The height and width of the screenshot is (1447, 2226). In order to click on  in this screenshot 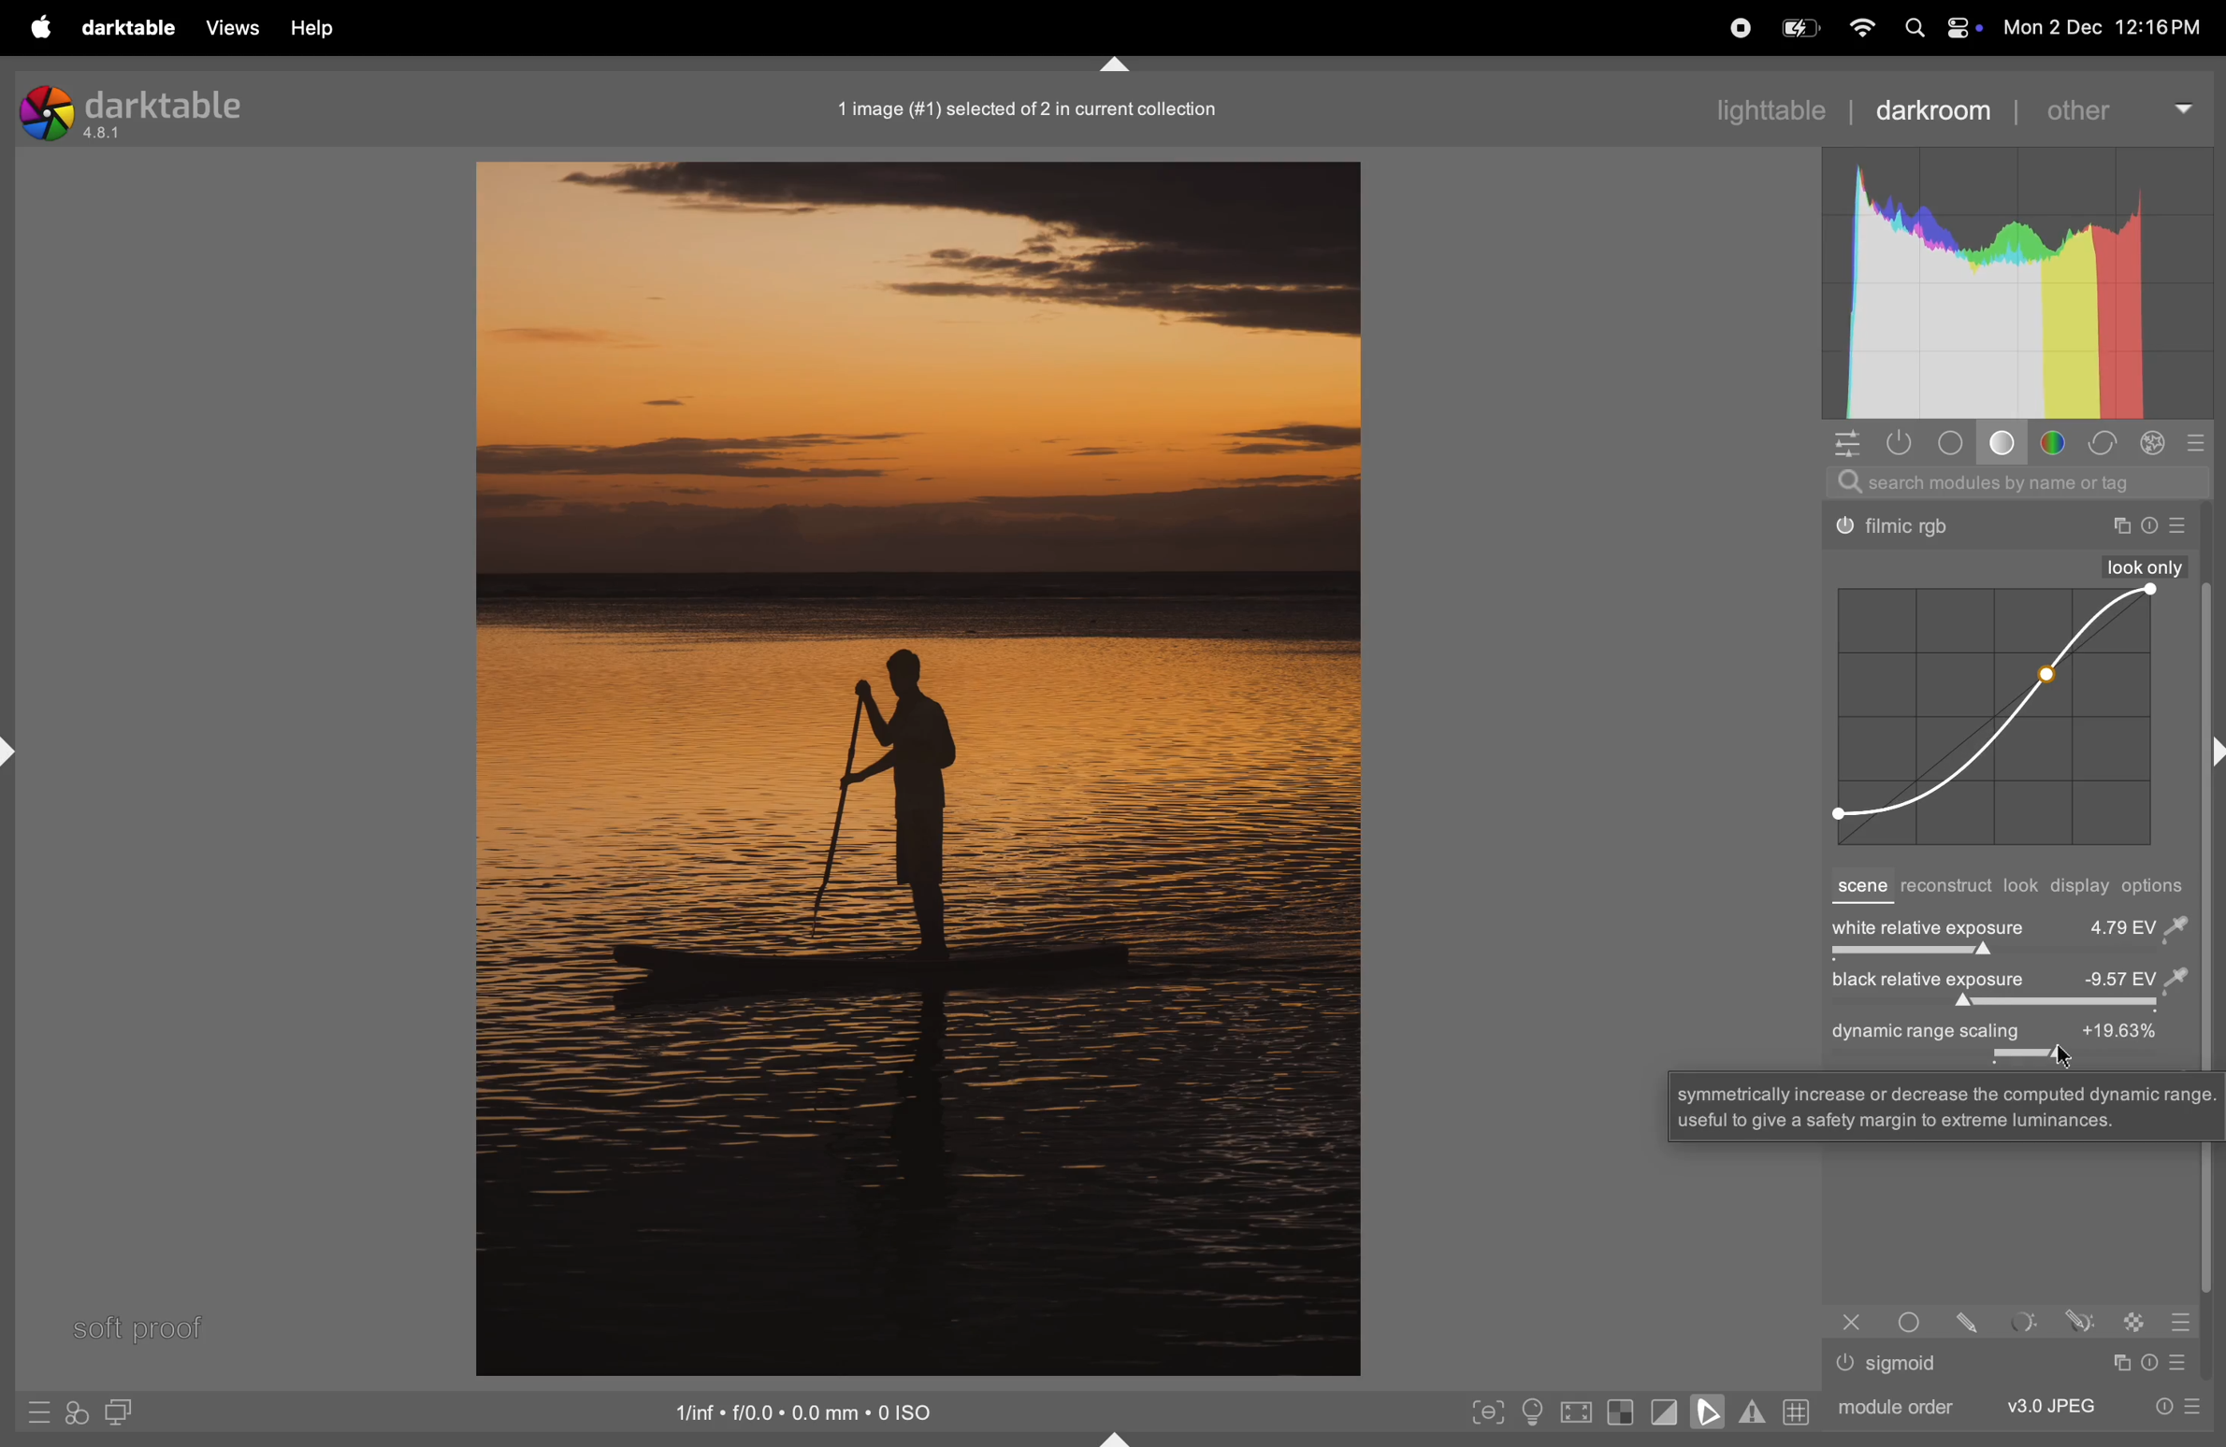, I will do `click(1915, 1321)`.